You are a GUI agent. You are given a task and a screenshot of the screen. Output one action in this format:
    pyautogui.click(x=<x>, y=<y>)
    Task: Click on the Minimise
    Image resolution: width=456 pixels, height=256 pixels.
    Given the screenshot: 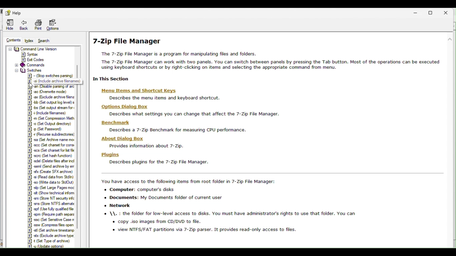 What is the action you would take?
    pyautogui.click(x=419, y=12)
    